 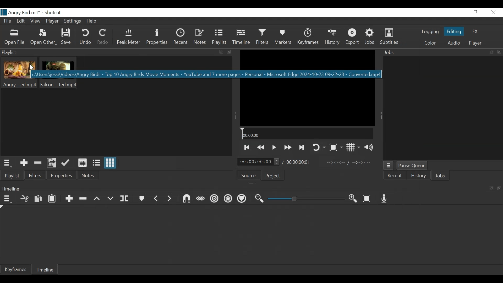 What do you see at coordinates (32, 68) in the screenshot?
I see `Cursor` at bounding box center [32, 68].